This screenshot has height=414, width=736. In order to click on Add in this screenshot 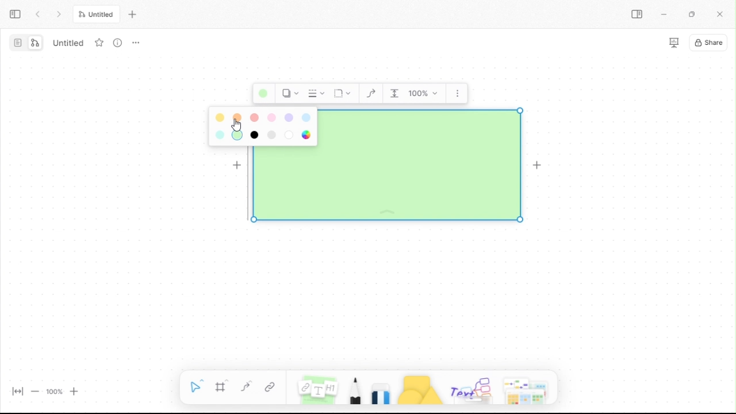, I will do `click(237, 166)`.